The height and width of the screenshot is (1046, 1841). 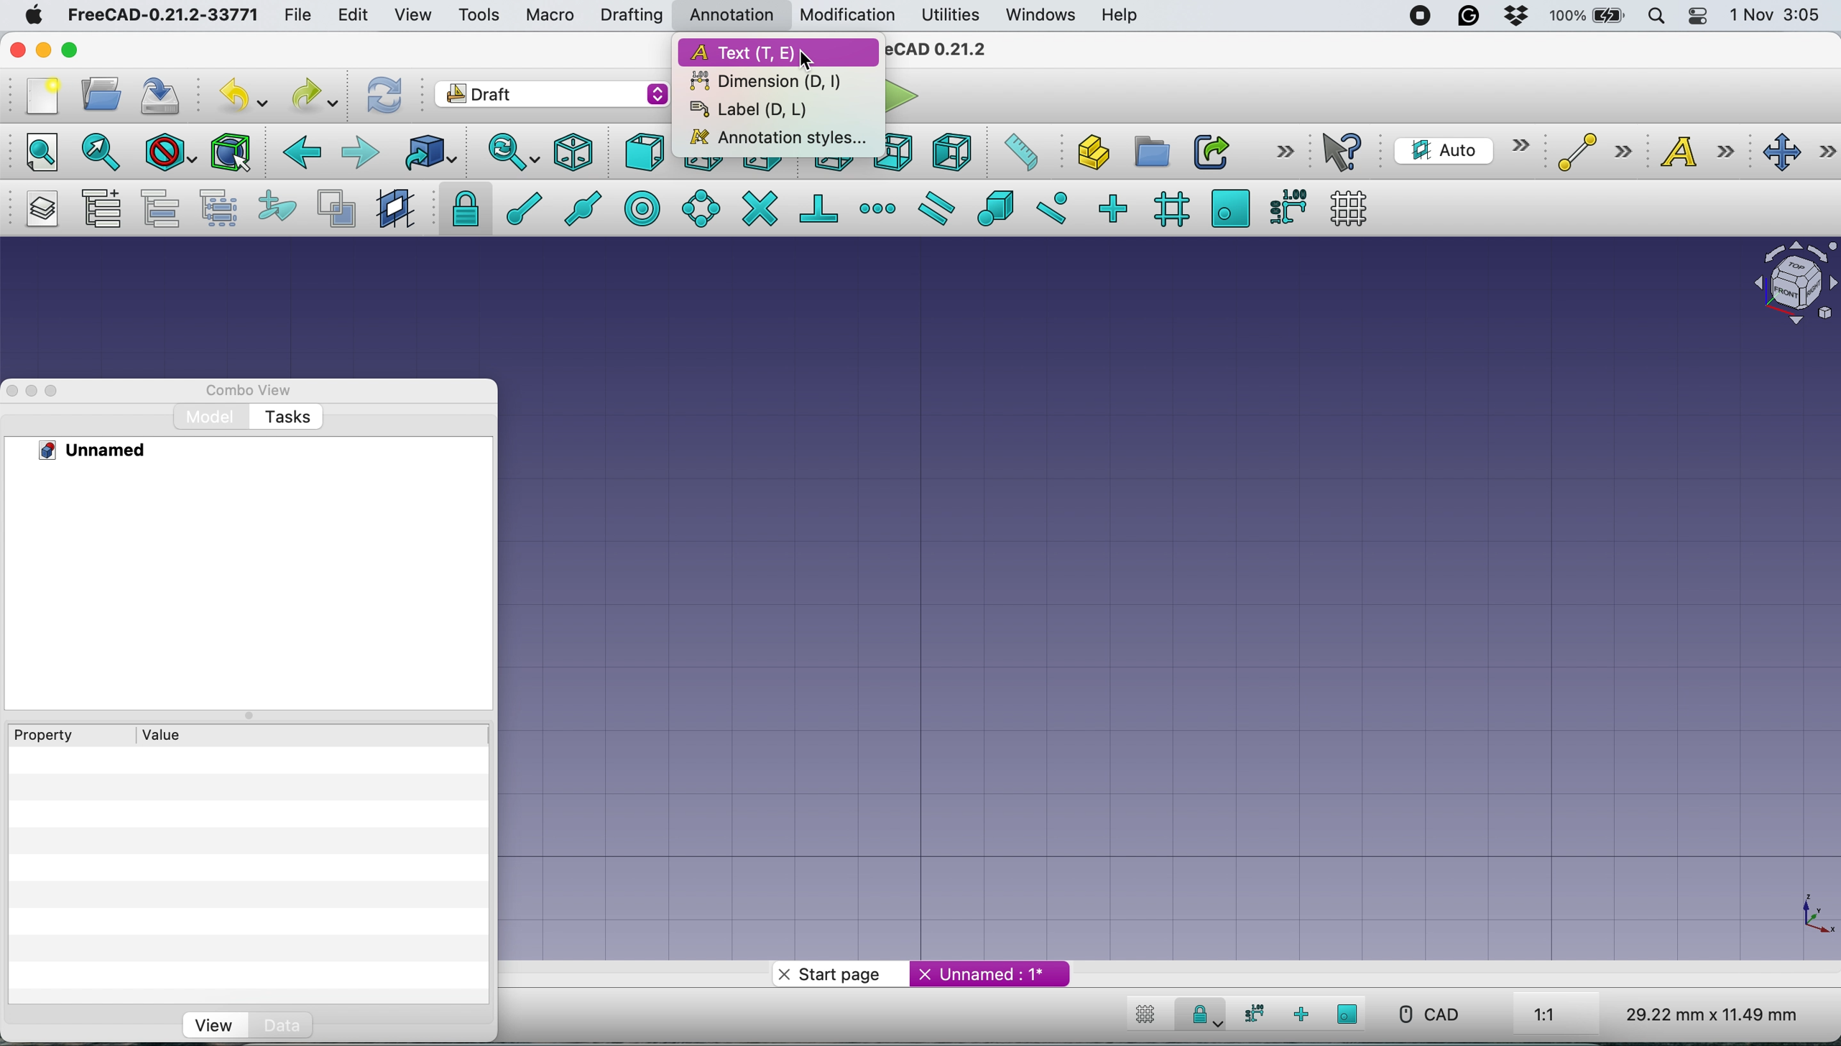 I want to click on isometric, so click(x=573, y=152).